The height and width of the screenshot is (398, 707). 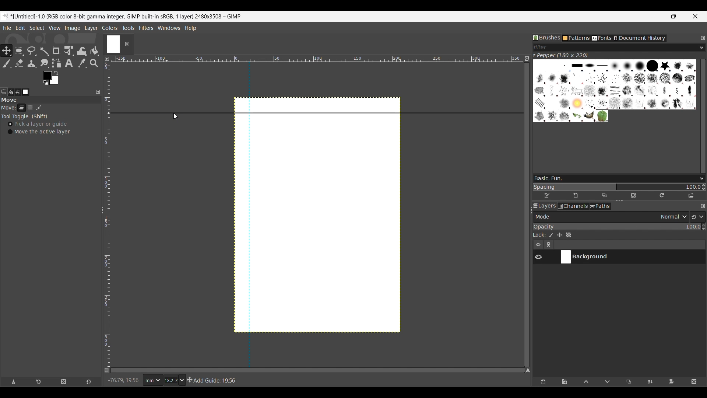 What do you see at coordinates (31, 50) in the screenshot?
I see `Free select tool` at bounding box center [31, 50].